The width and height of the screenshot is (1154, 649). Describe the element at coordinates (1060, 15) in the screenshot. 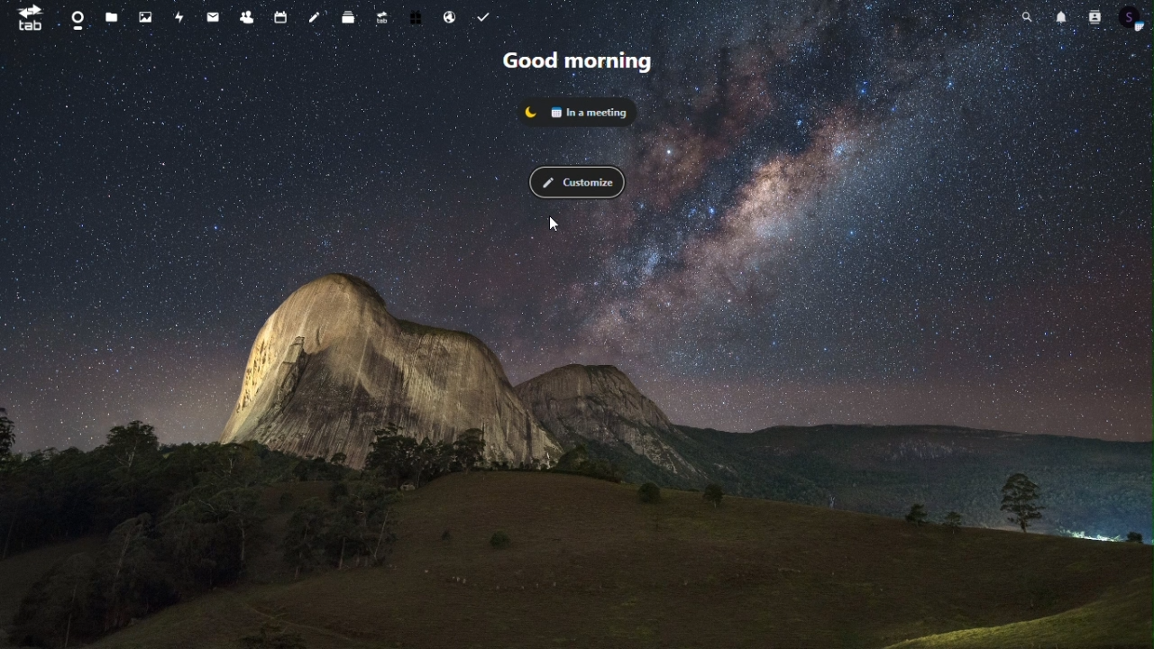

I see `notification` at that location.